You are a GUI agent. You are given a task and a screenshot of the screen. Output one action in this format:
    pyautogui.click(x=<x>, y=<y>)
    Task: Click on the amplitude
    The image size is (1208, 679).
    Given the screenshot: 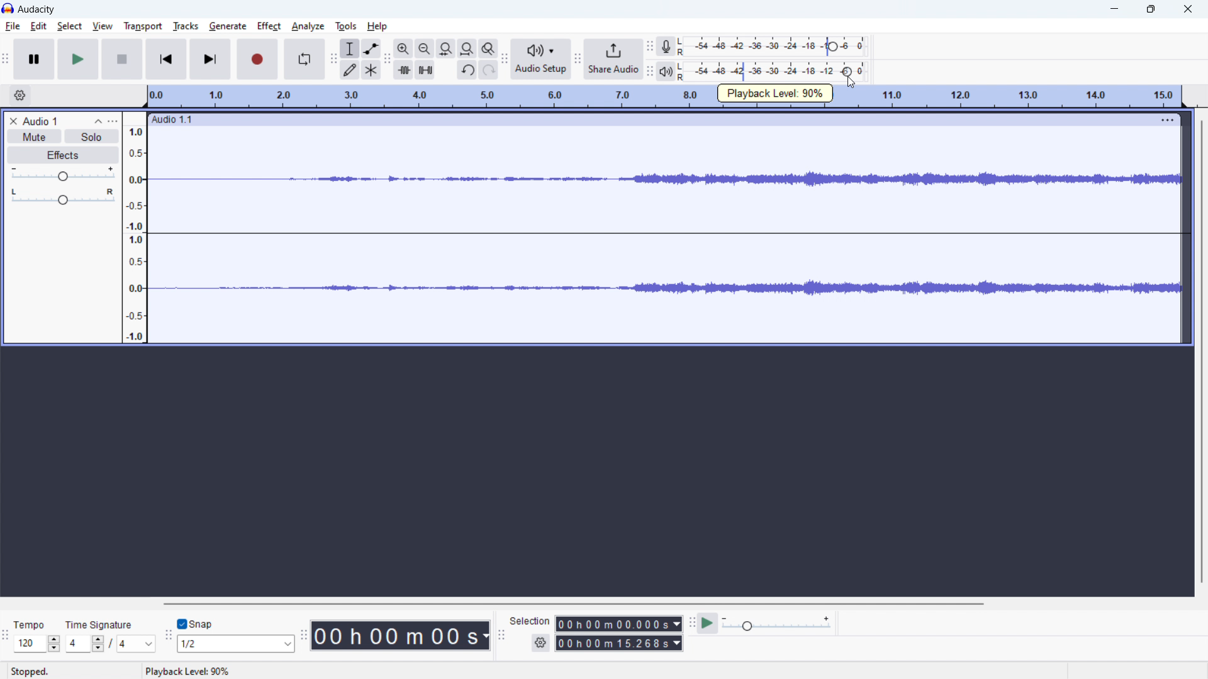 What is the action you would take?
    pyautogui.click(x=135, y=228)
    